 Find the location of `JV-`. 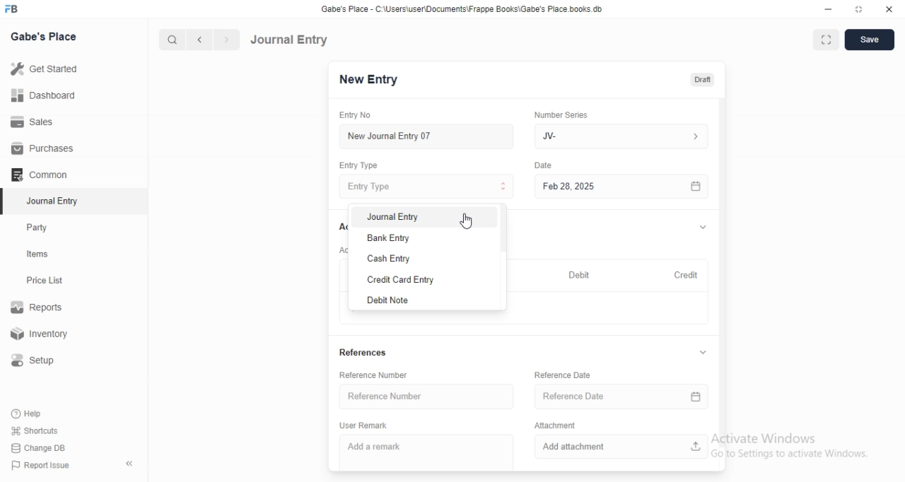

JV- is located at coordinates (624, 136).